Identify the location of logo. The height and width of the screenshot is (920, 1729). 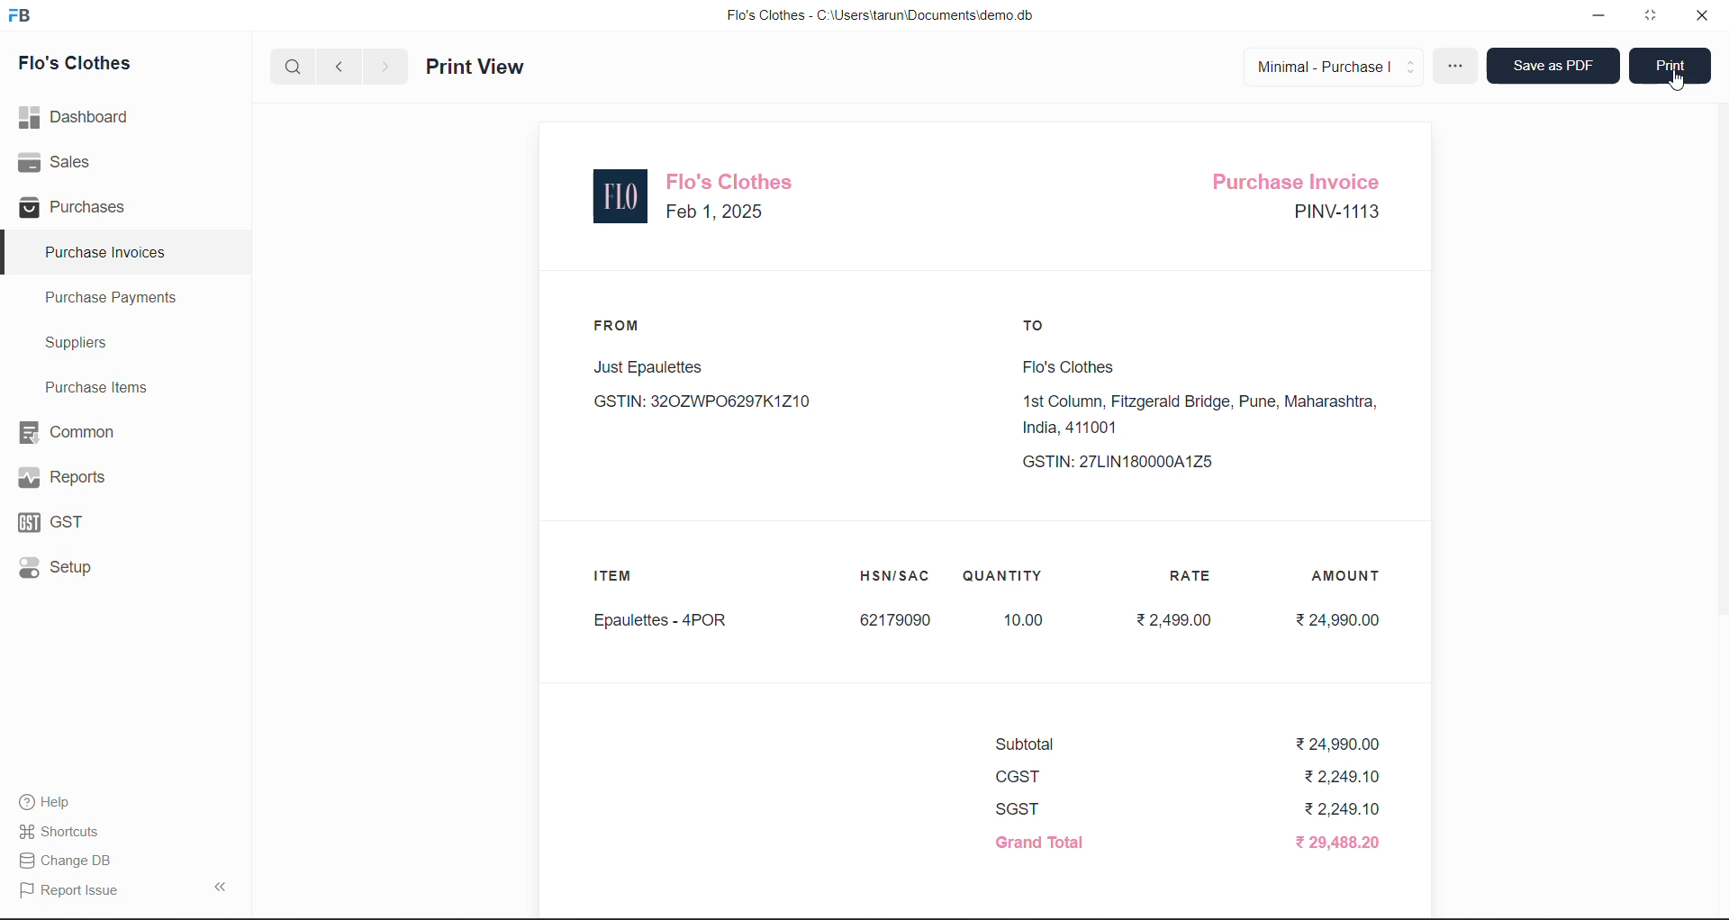
(23, 17).